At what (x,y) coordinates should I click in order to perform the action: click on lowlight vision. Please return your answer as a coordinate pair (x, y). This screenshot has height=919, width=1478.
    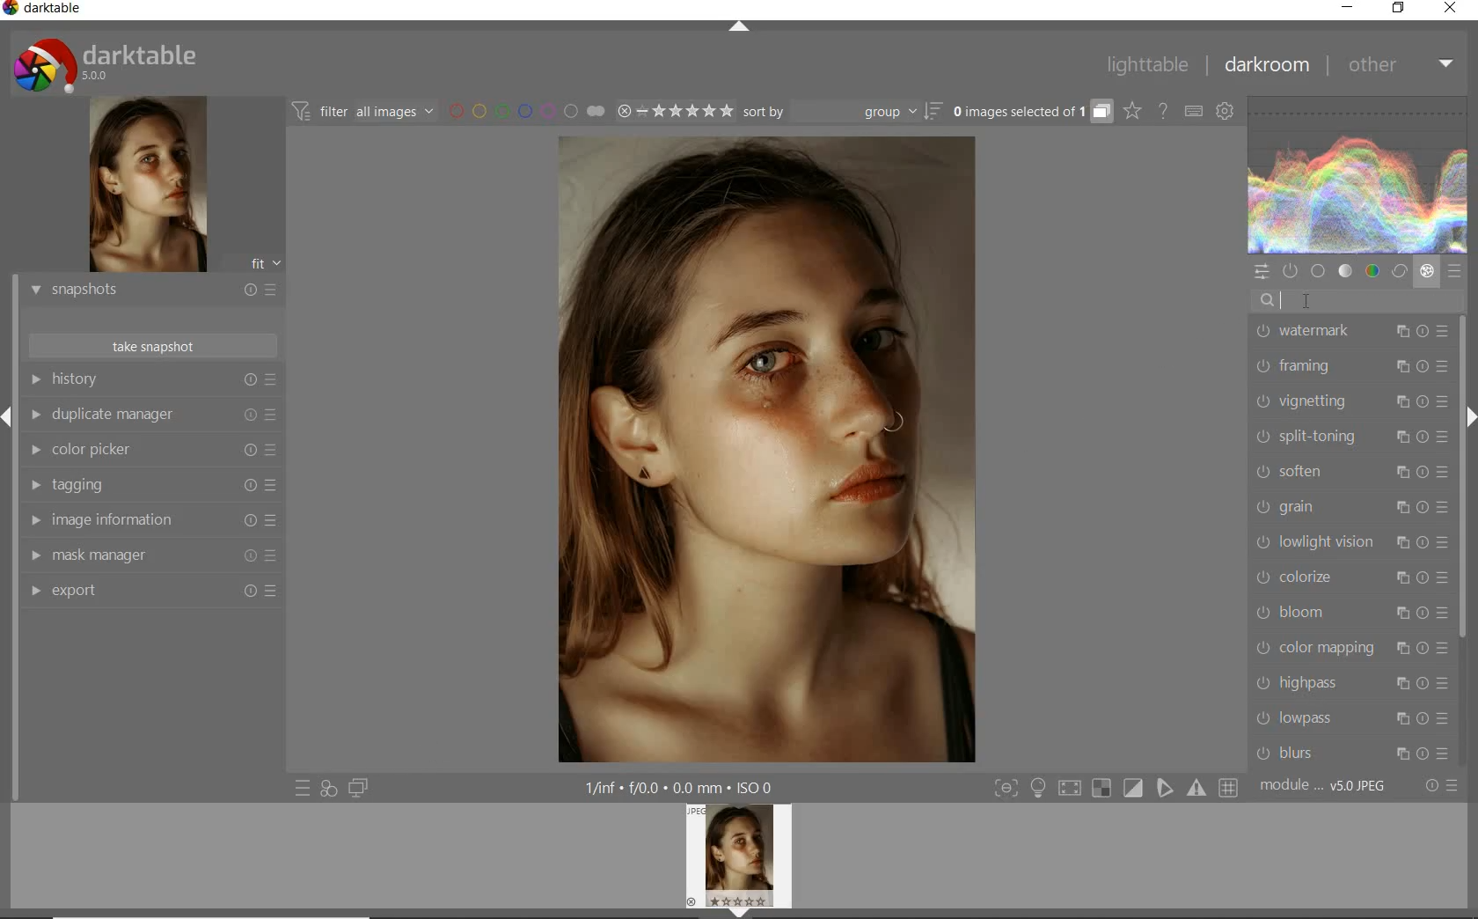
    Looking at the image, I should click on (1349, 543).